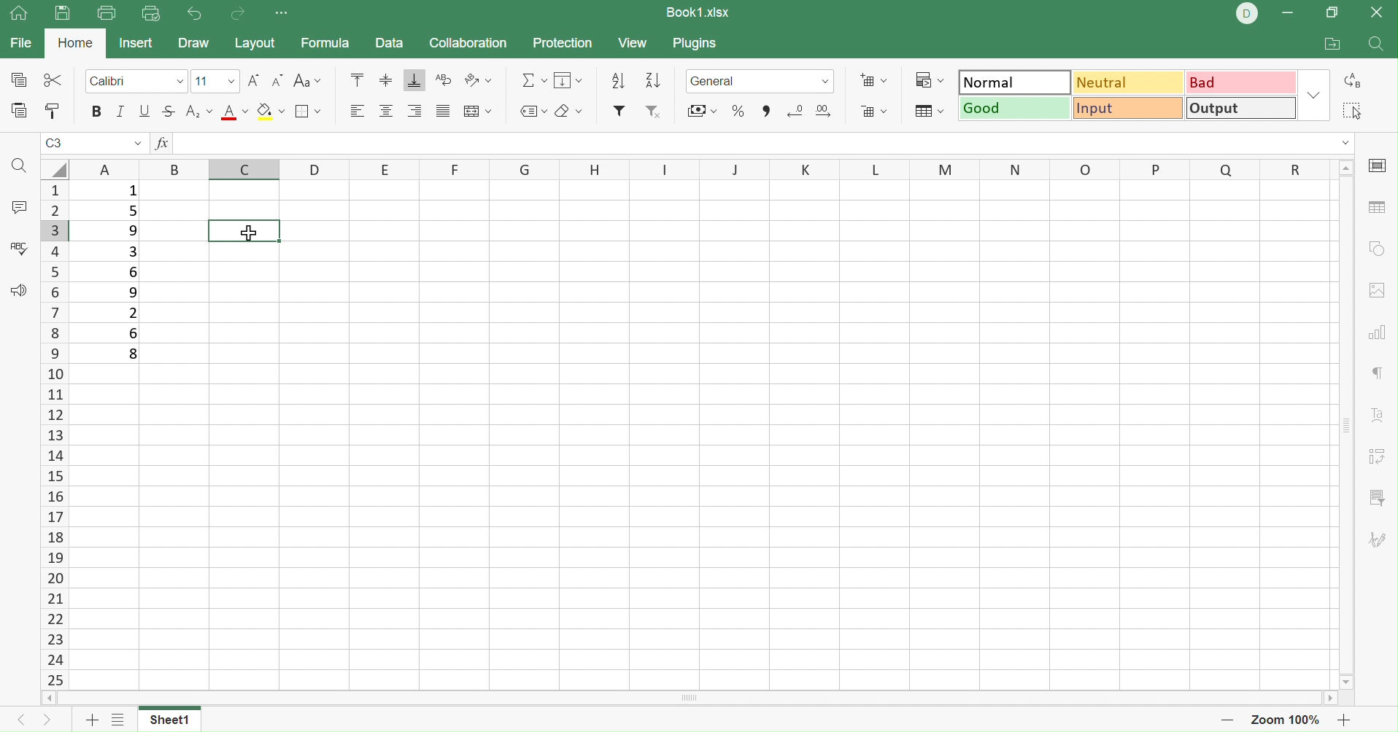 The width and height of the screenshot is (1398, 732). I want to click on Cursor, so click(251, 232).